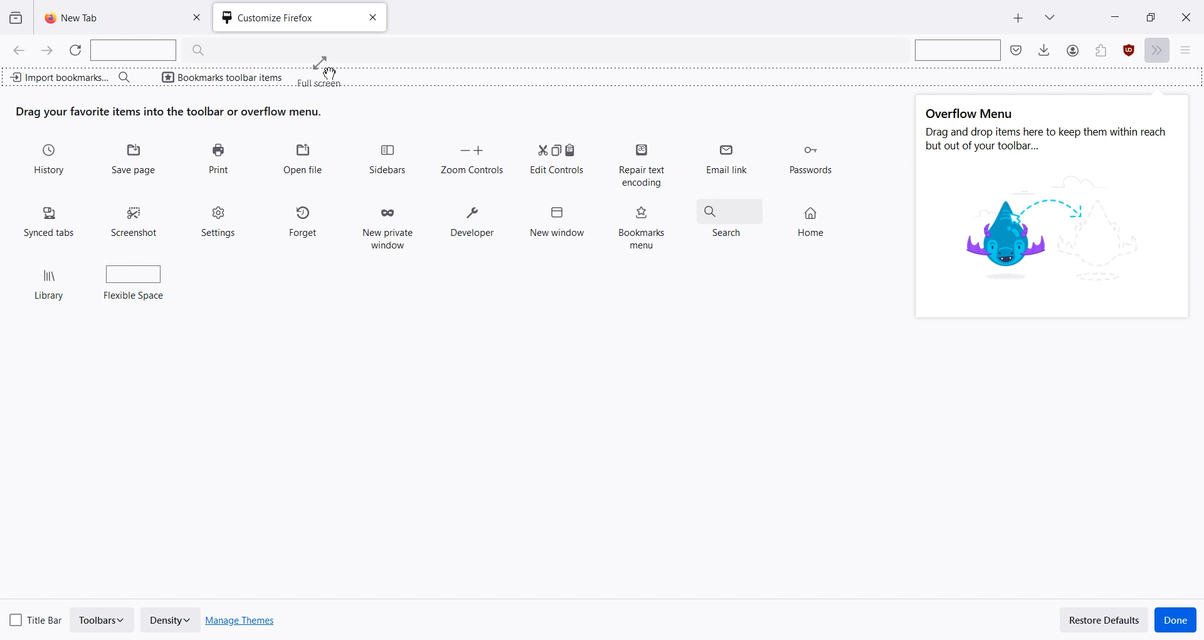 Image resolution: width=1204 pixels, height=640 pixels. What do you see at coordinates (1044, 50) in the screenshot?
I see `Downloads` at bounding box center [1044, 50].